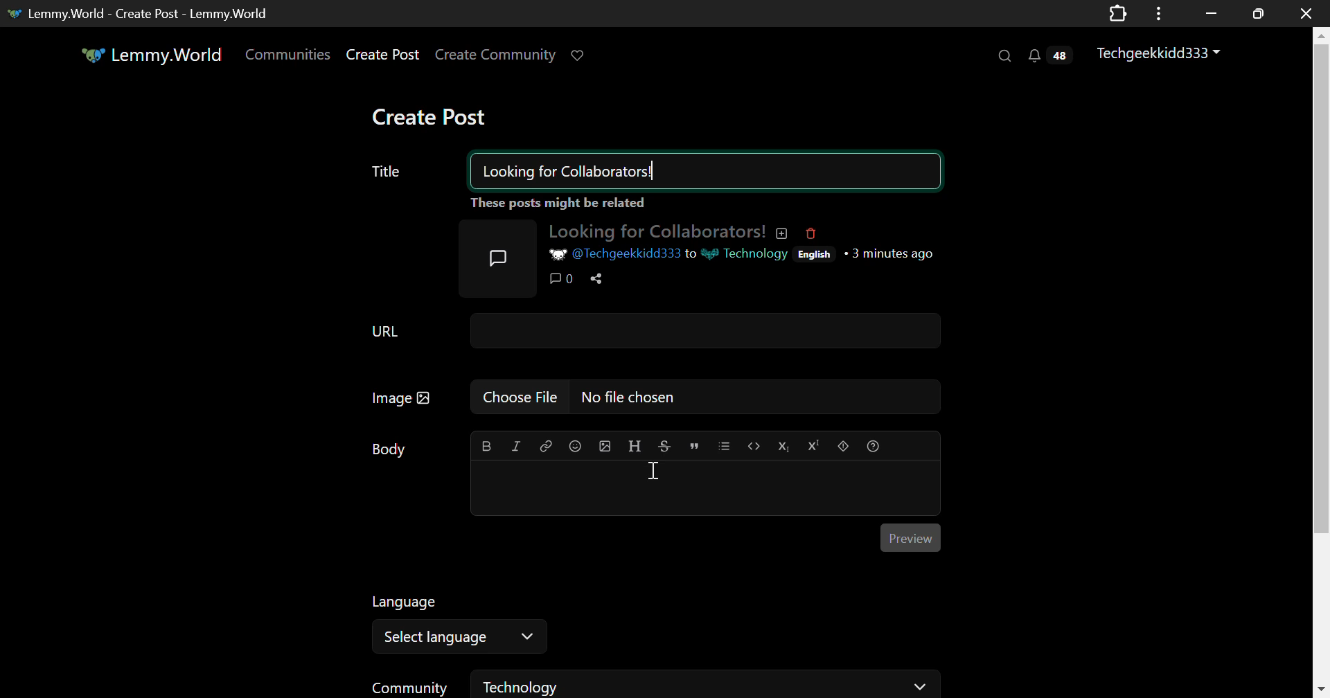 This screenshot has height=698, width=1330. What do you see at coordinates (432, 116) in the screenshot?
I see `Create Post ` at bounding box center [432, 116].